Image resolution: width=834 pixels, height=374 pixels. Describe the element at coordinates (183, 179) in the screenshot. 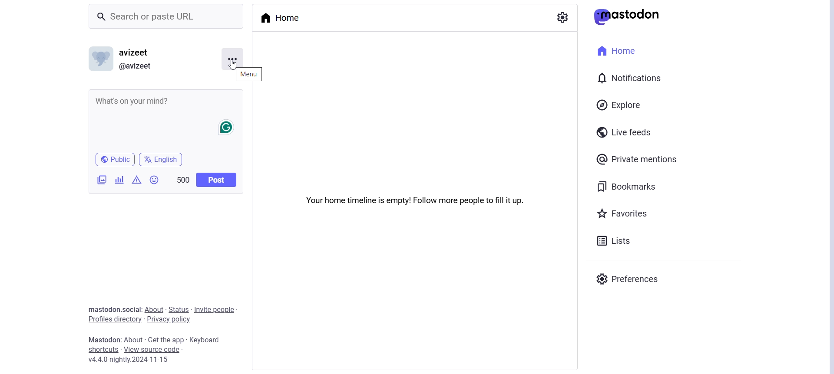

I see `500` at that location.